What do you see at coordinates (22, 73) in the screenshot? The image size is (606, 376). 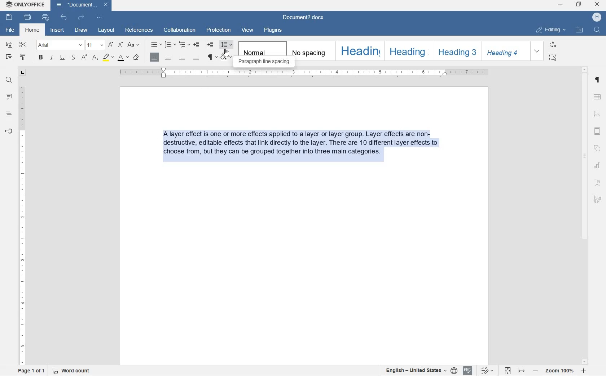 I see `tab stop` at bounding box center [22, 73].